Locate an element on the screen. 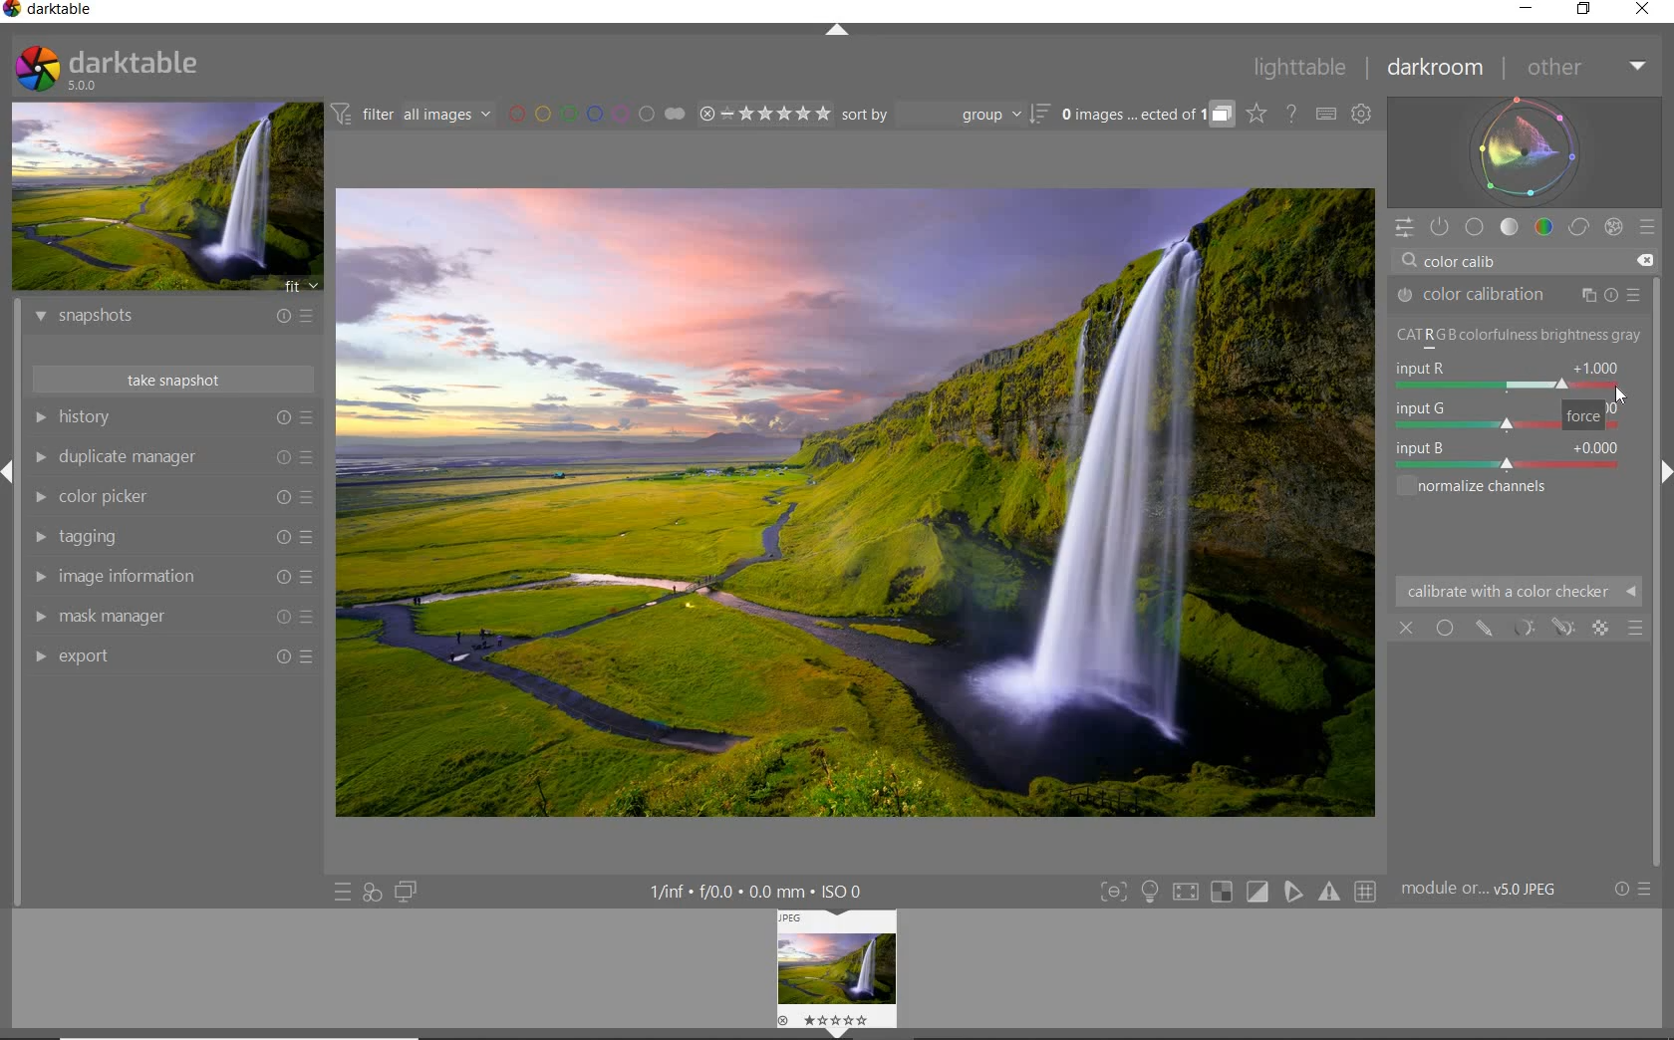 The image size is (1674, 1040). correct is located at coordinates (1577, 226).